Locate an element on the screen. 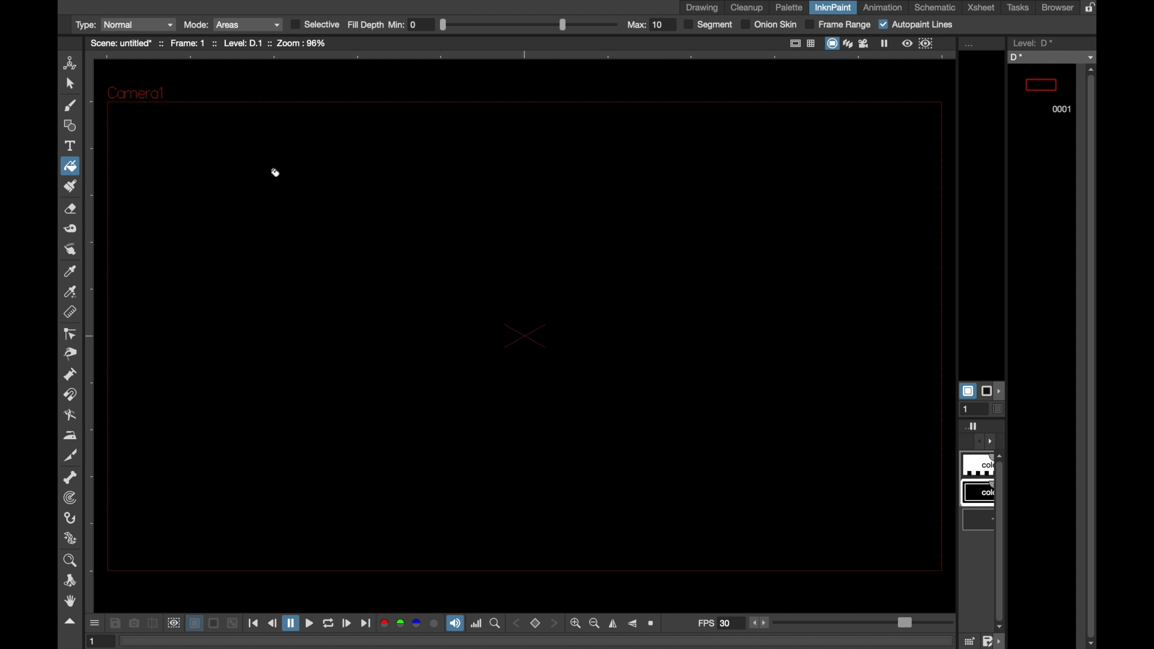 This screenshot has height=649, width=1154. Slider is located at coordinates (529, 23).